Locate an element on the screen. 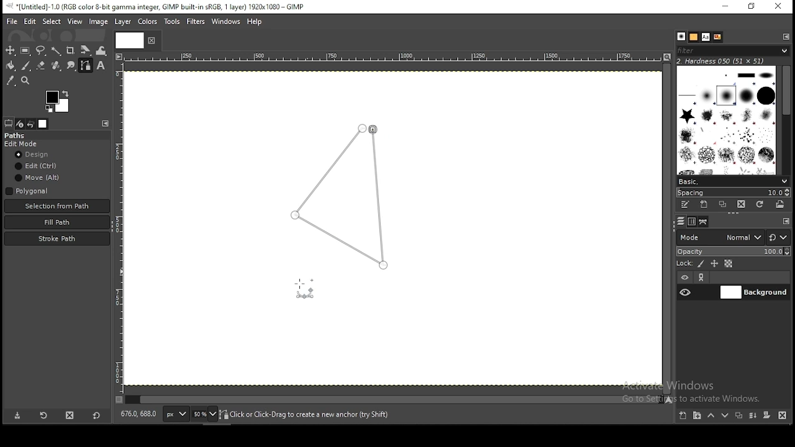  undo history is located at coordinates (31, 124).